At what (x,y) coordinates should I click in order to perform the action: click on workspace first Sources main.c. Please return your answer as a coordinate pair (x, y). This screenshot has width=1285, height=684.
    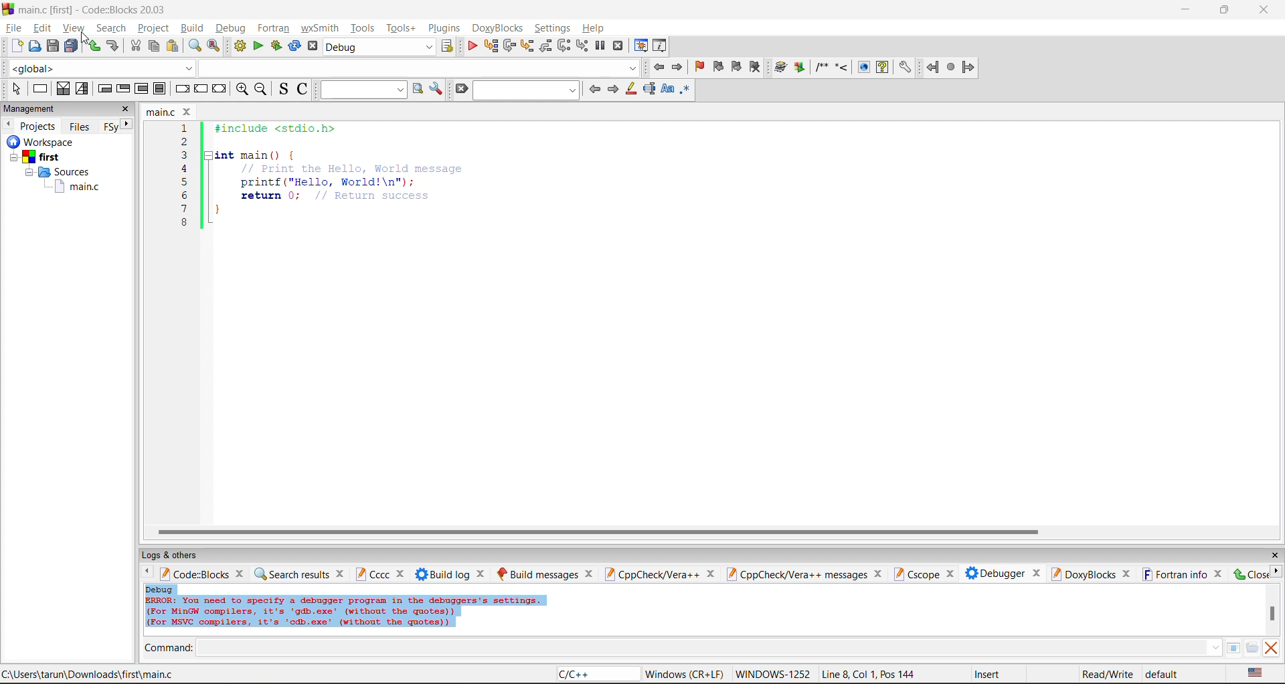
    Looking at the image, I should click on (60, 169).